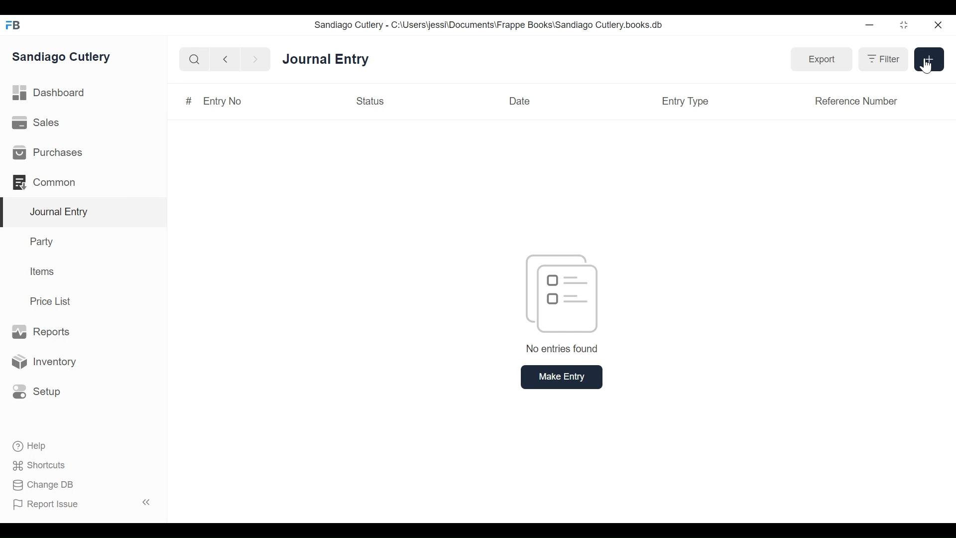  I want to click on Journal Entry, so click(327, 60).